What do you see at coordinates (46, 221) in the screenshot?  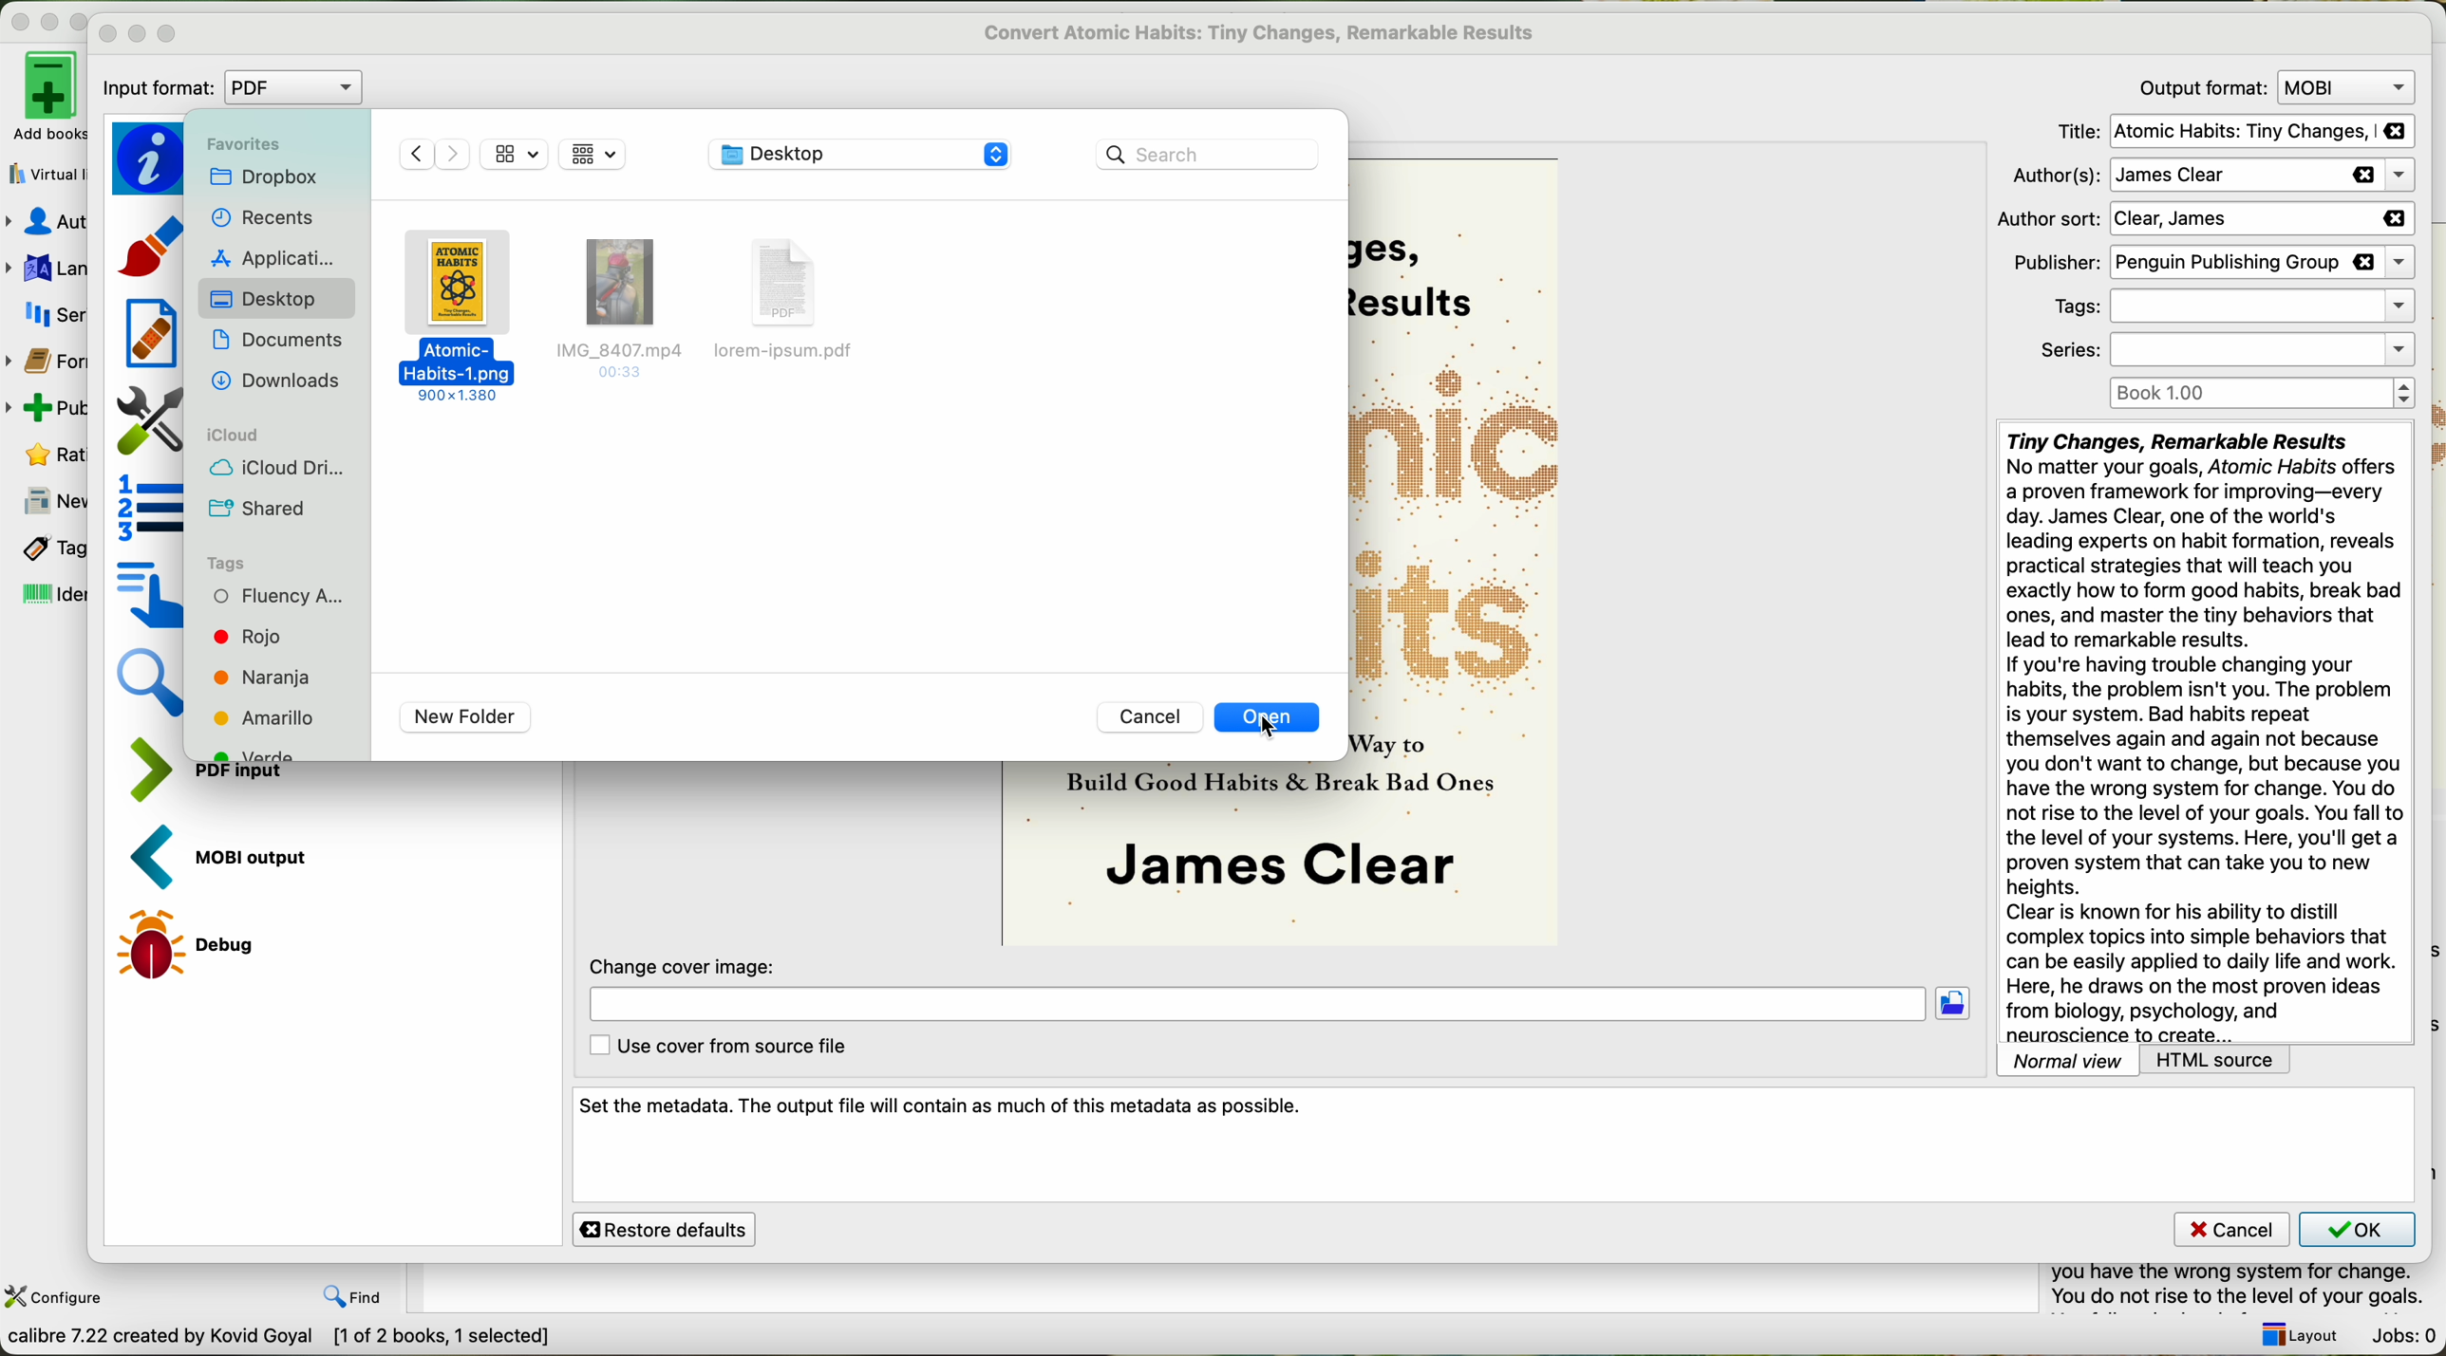 I see `authors` at bounding box center [46, 221].